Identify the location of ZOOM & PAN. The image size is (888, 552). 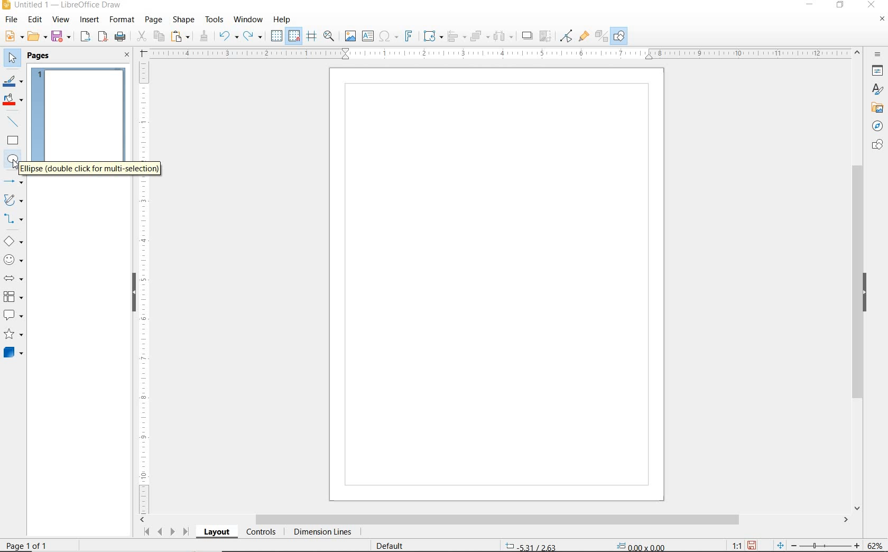
(329, 35).